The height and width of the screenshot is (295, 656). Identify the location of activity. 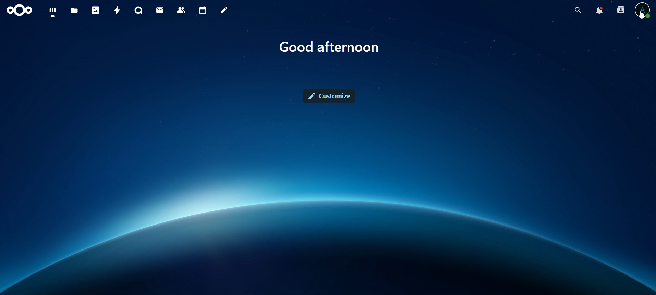
(117, 10).